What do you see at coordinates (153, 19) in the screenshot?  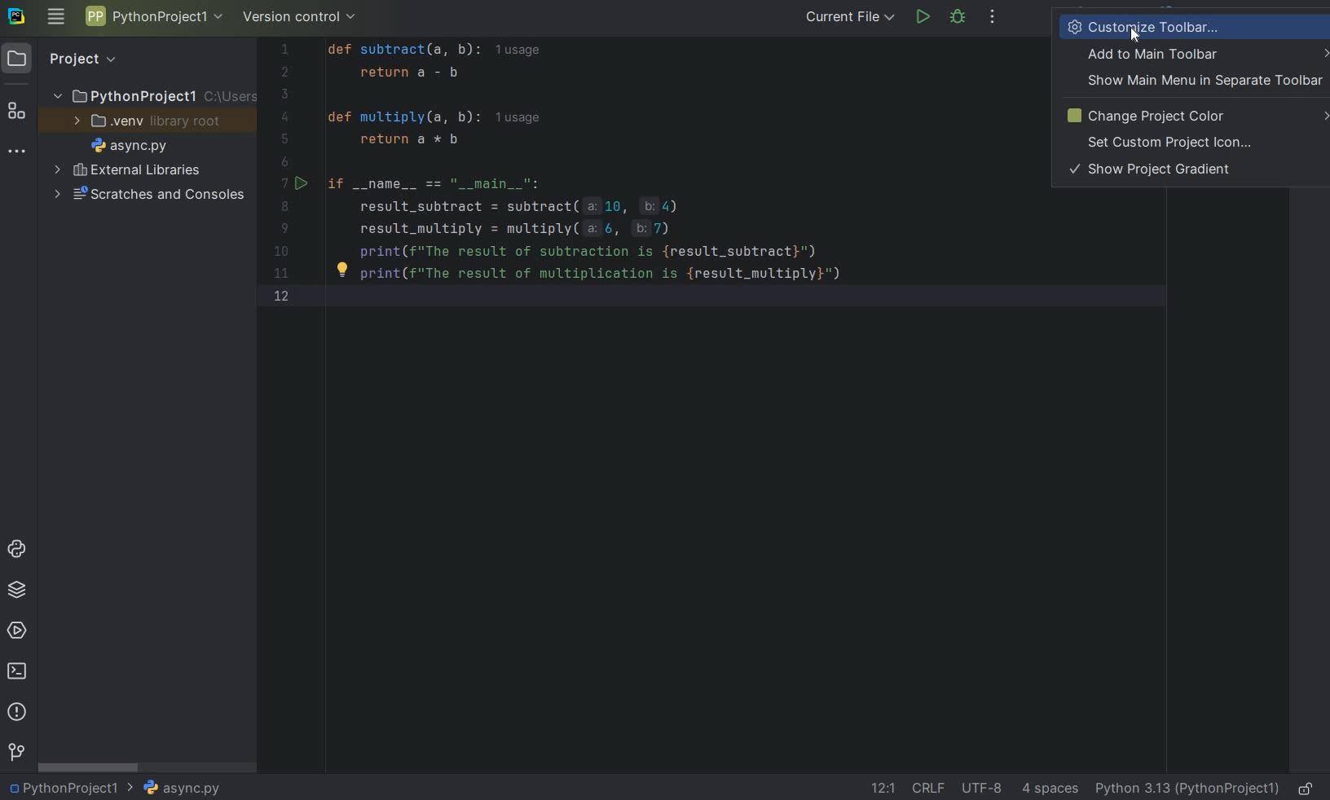 I see `PROJECT NAME` at bounding box center [153, 19].